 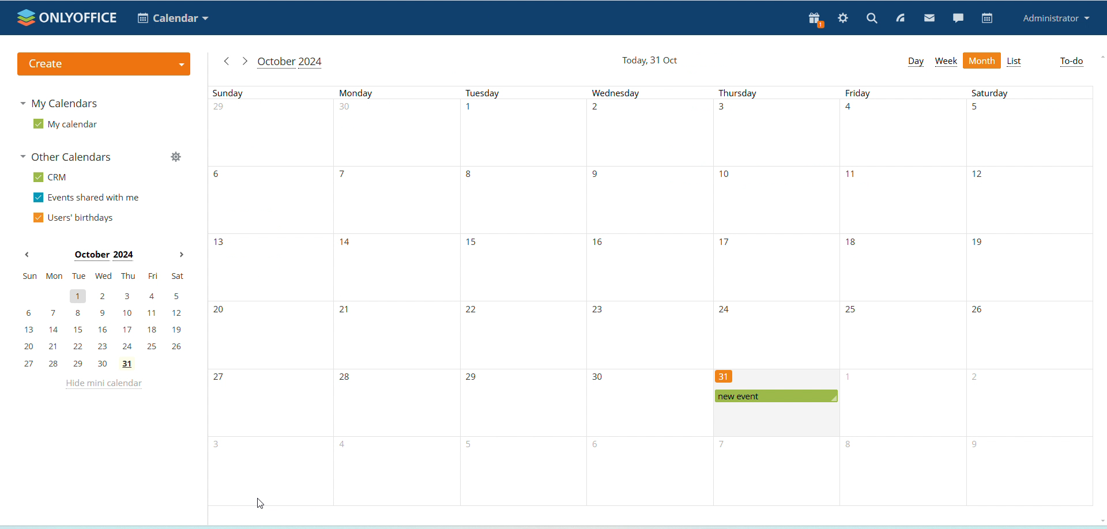 What do you see at coordinates (652, 61) in the screenshot?
I see `current date` at bounding box center [652, 61].